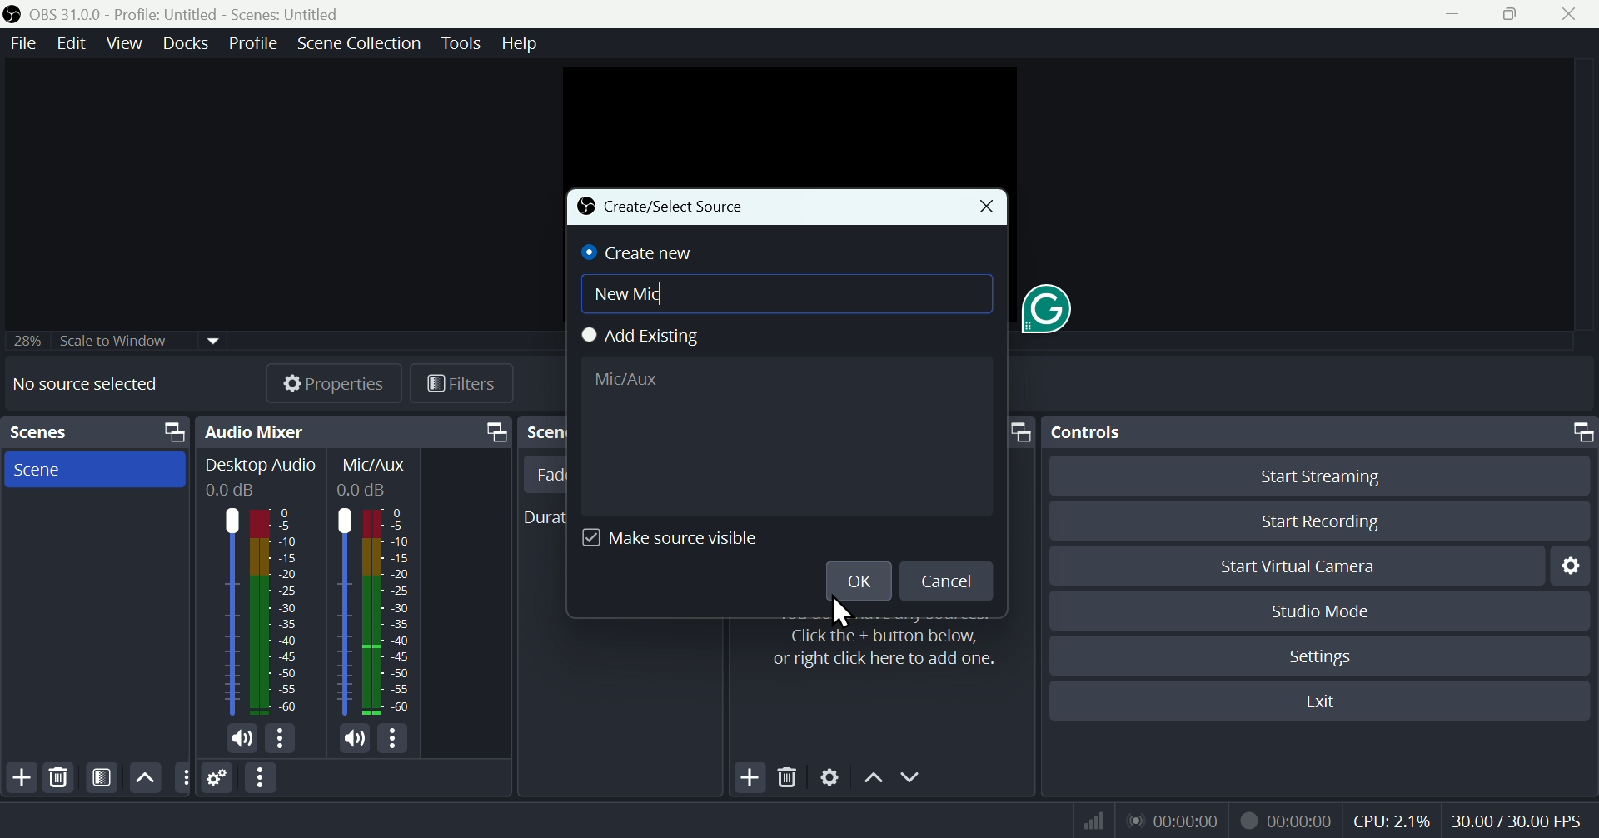 The image size is (1599, 838). What do you see at coordinates (663, 207) in the screenshot?
I see `Create/Select Source` at bounding box center [663, 207].